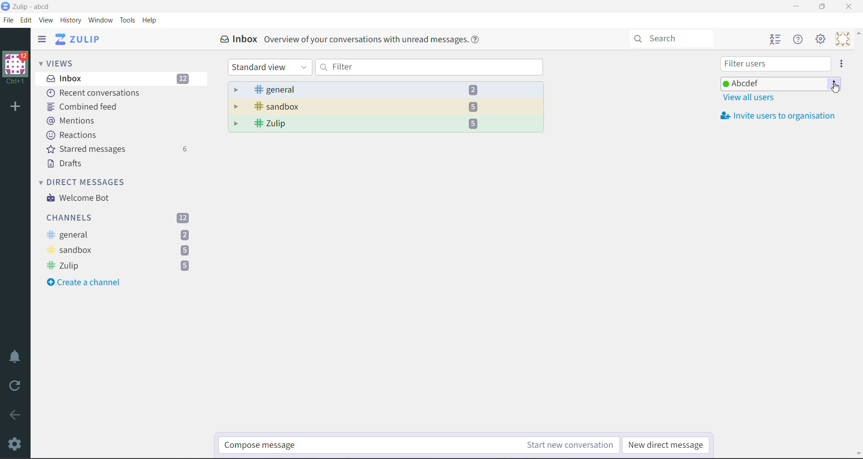  I want to click on Standard view, so click(269, 67).